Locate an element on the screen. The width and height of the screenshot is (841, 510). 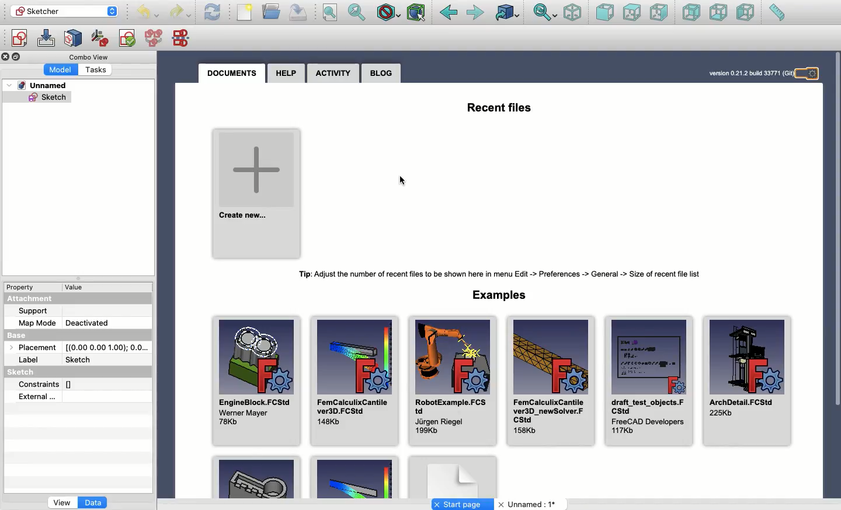
Linked to object is located at coordinates (506, 13).